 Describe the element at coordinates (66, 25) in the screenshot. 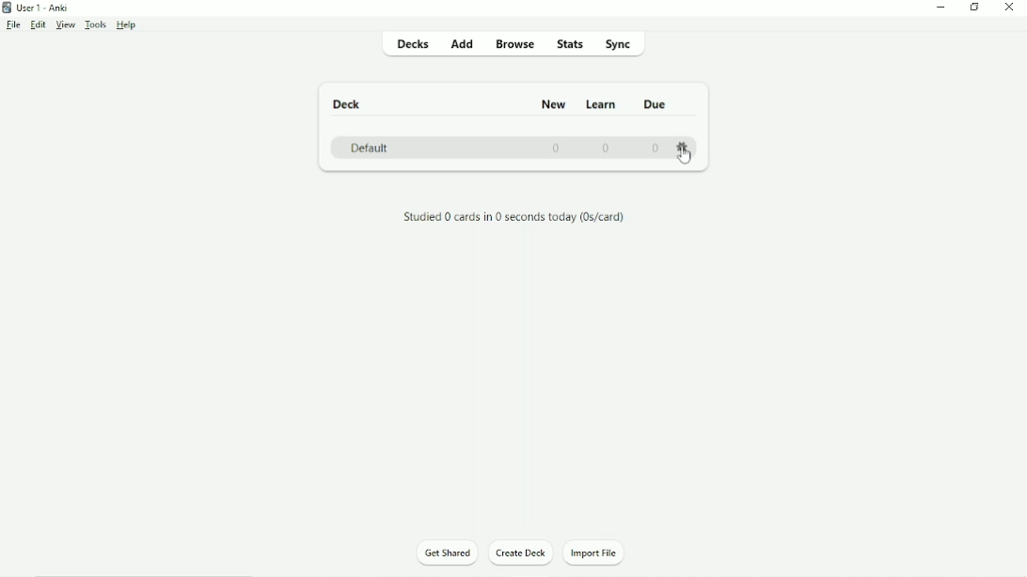

I see `View` at that location.